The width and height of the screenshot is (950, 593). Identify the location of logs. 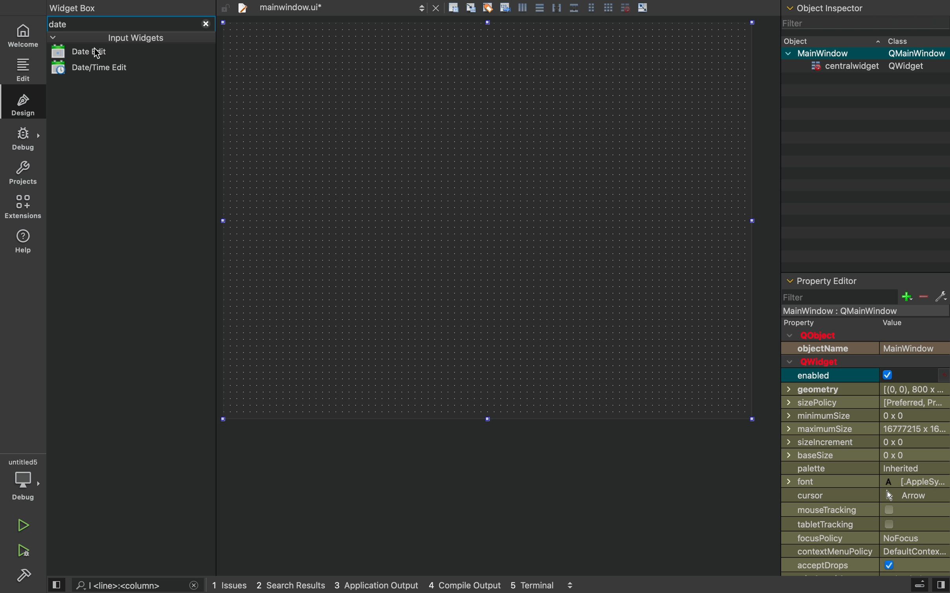
(393, 584).